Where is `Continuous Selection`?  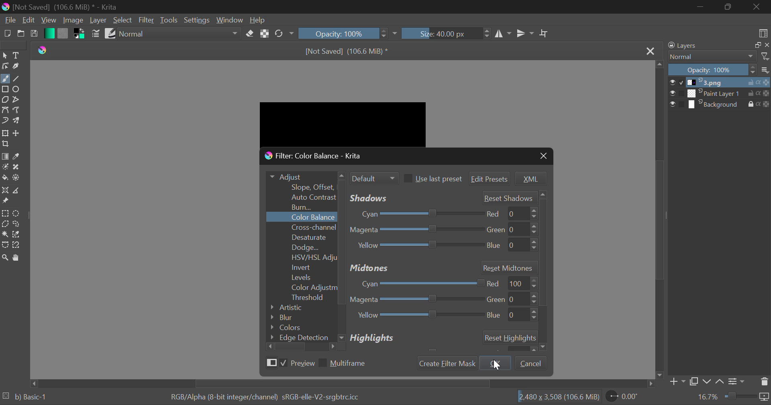 Continuous Selection is located at coordinates (5, 235).